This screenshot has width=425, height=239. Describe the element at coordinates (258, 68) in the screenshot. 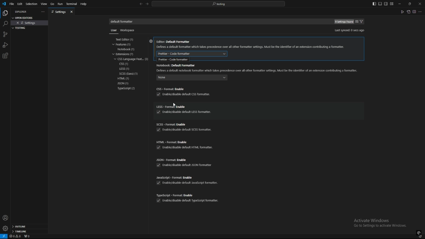

I see `notebook default formatter` at that location.